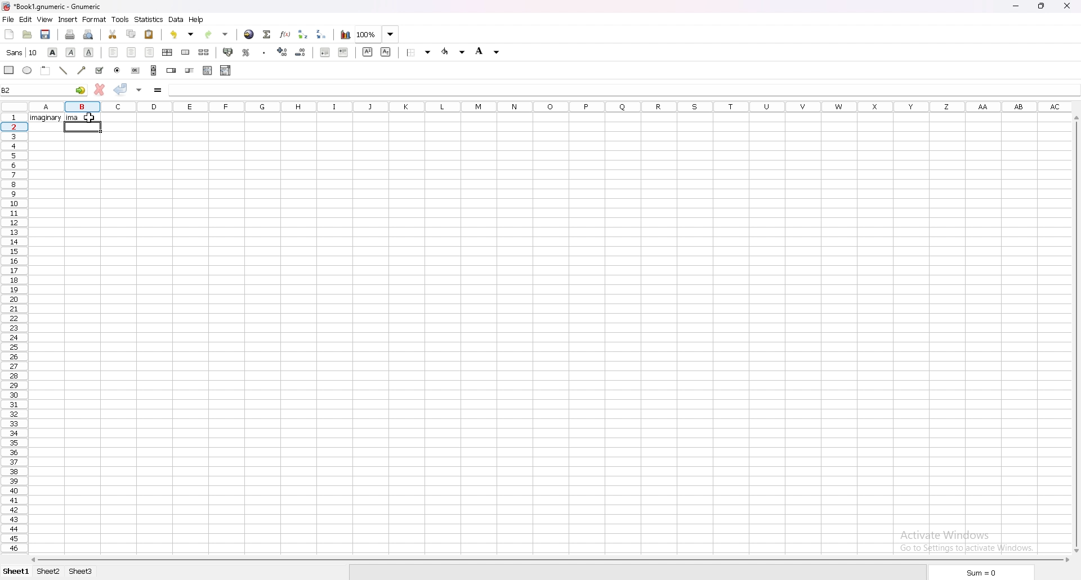 This screenshot has height=580, width=1081. I want to click on edit, so click(26, 19).